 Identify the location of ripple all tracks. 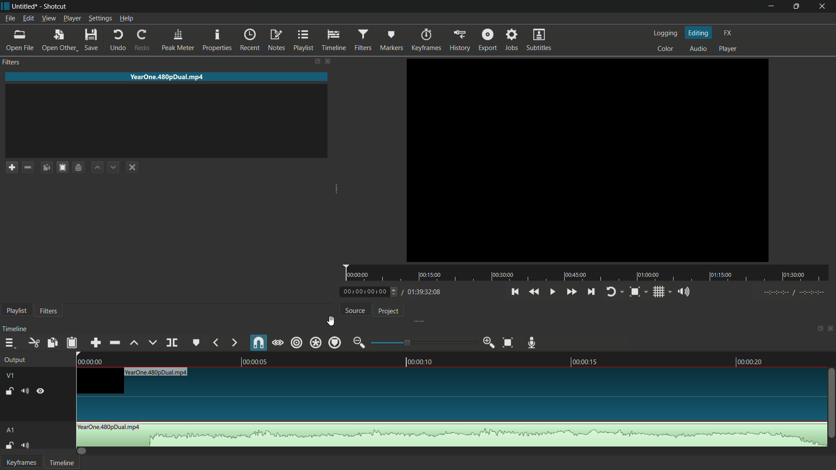
(316, 342).